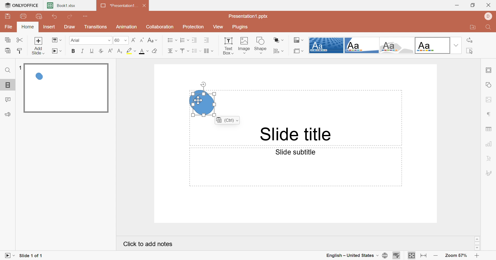 This screenshot has height=260, width=496. Describe the element at coordinates (243, 45) in the screenshot. I see `Image` at that location.